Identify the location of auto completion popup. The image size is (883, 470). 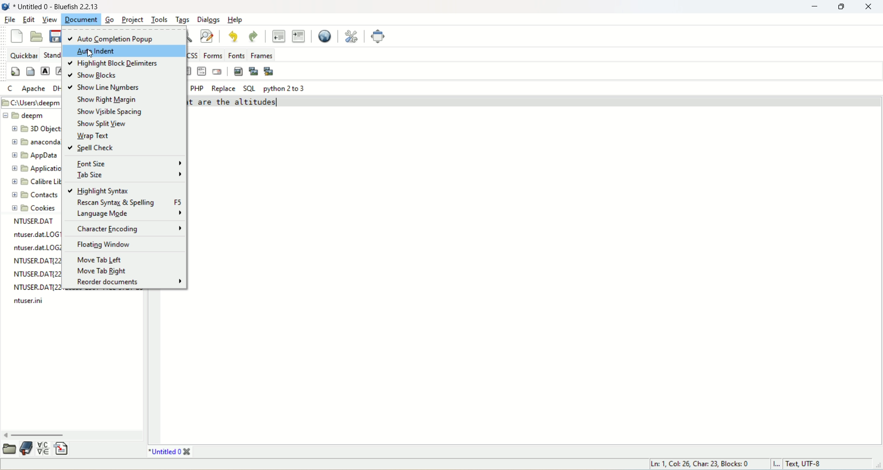
(123, 37).